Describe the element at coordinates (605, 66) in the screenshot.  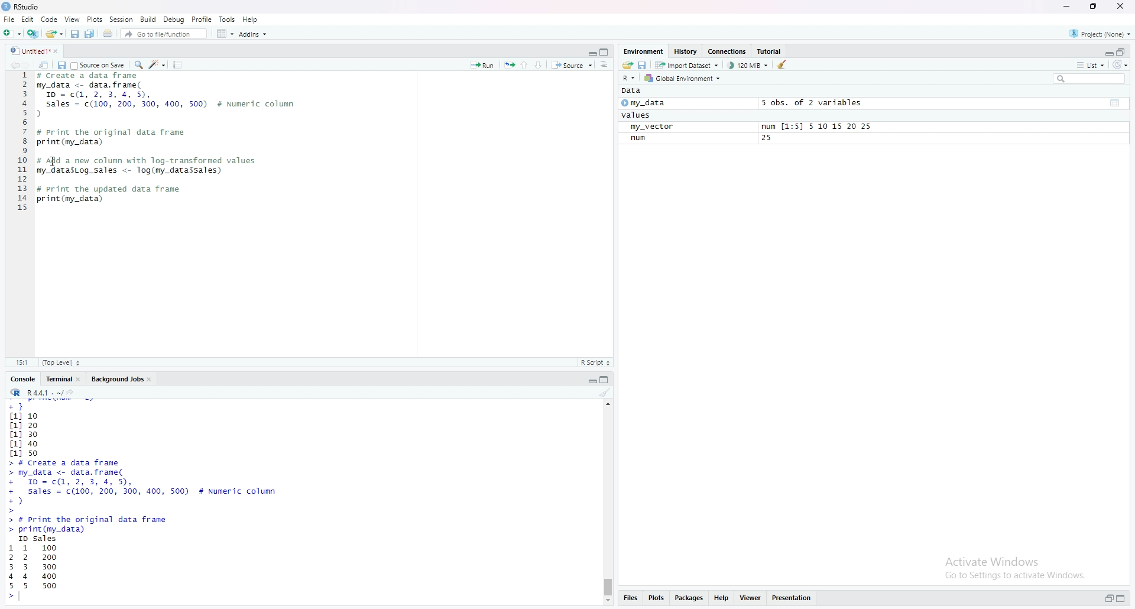
I see `show document outline` at that location.